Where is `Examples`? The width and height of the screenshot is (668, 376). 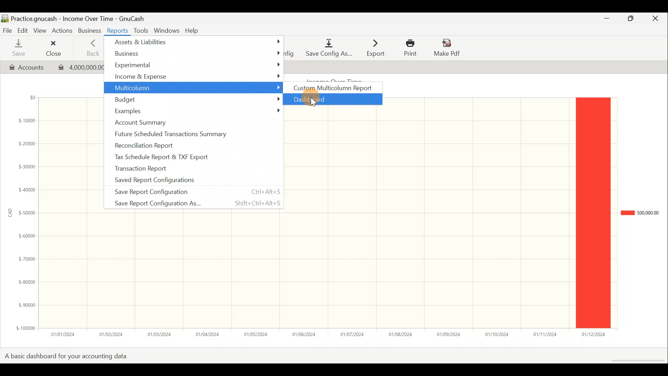
Examples is located at coordinates (194, 111).